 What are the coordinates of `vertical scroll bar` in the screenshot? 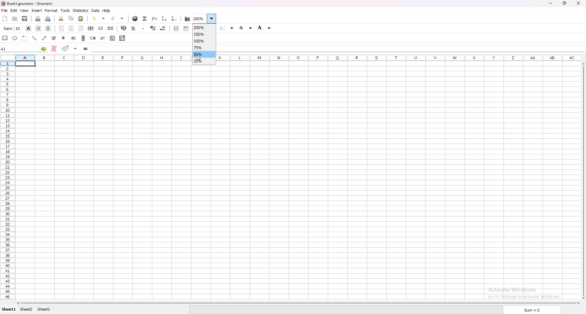 It's located at (584, 180).